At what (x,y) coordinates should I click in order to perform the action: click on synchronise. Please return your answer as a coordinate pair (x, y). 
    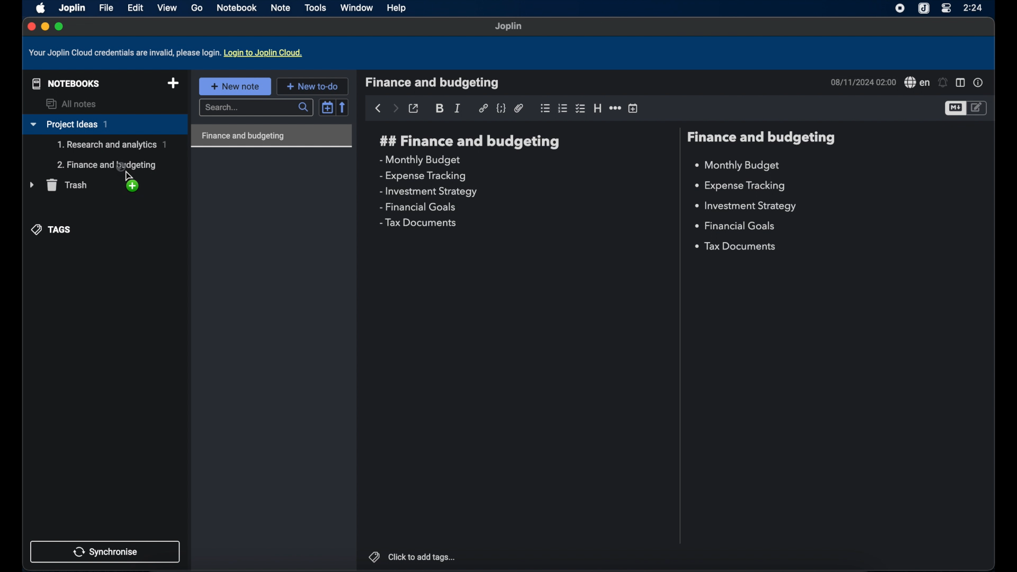
    Looking at the image, I should click on (105, 551).